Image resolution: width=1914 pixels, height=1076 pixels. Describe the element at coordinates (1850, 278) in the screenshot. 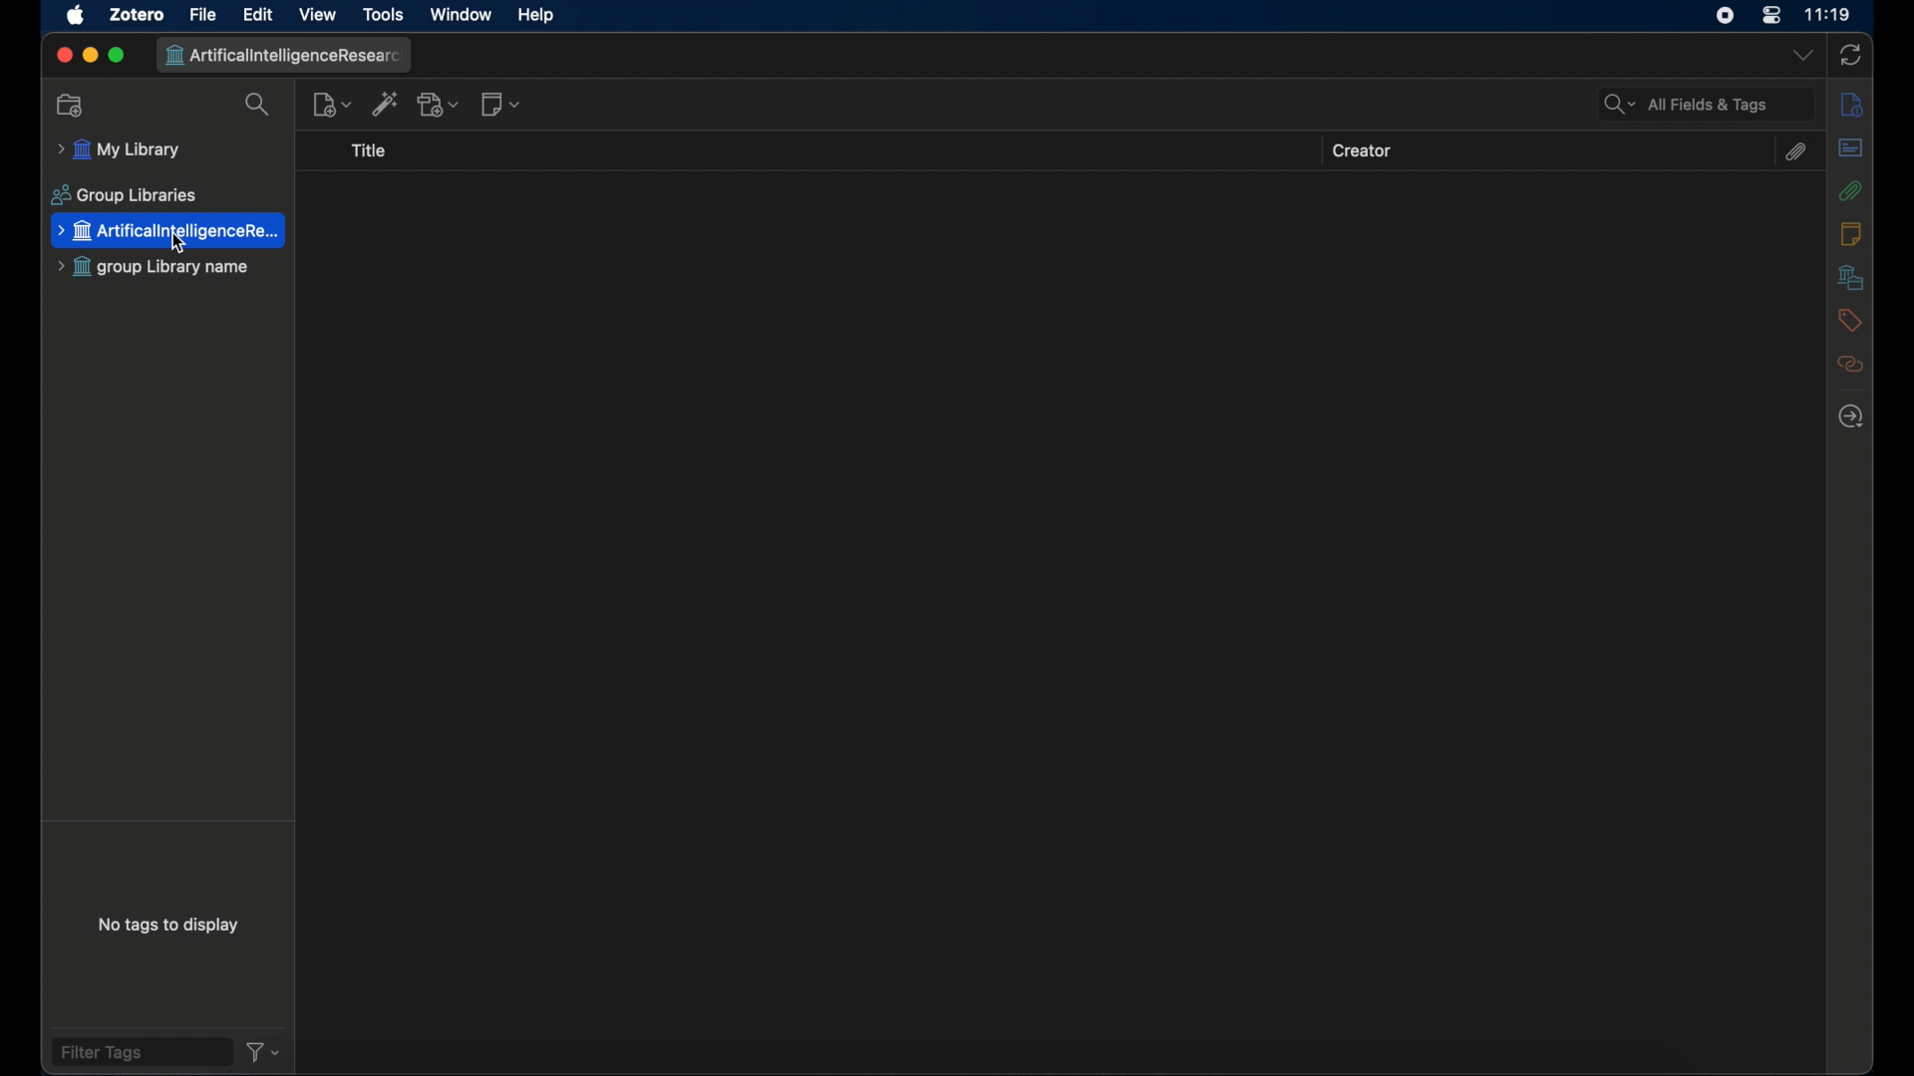

I see `libraries and collections` at that location.